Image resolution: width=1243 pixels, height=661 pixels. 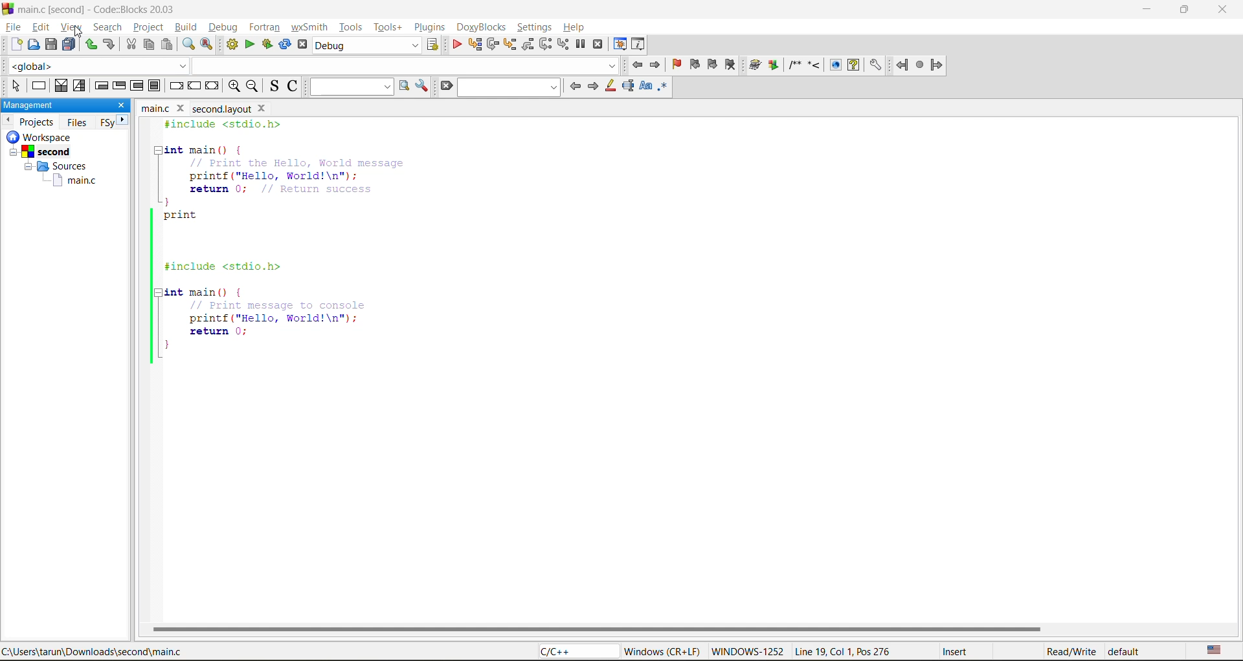 I want to click on project, so click(x=147, y=28).